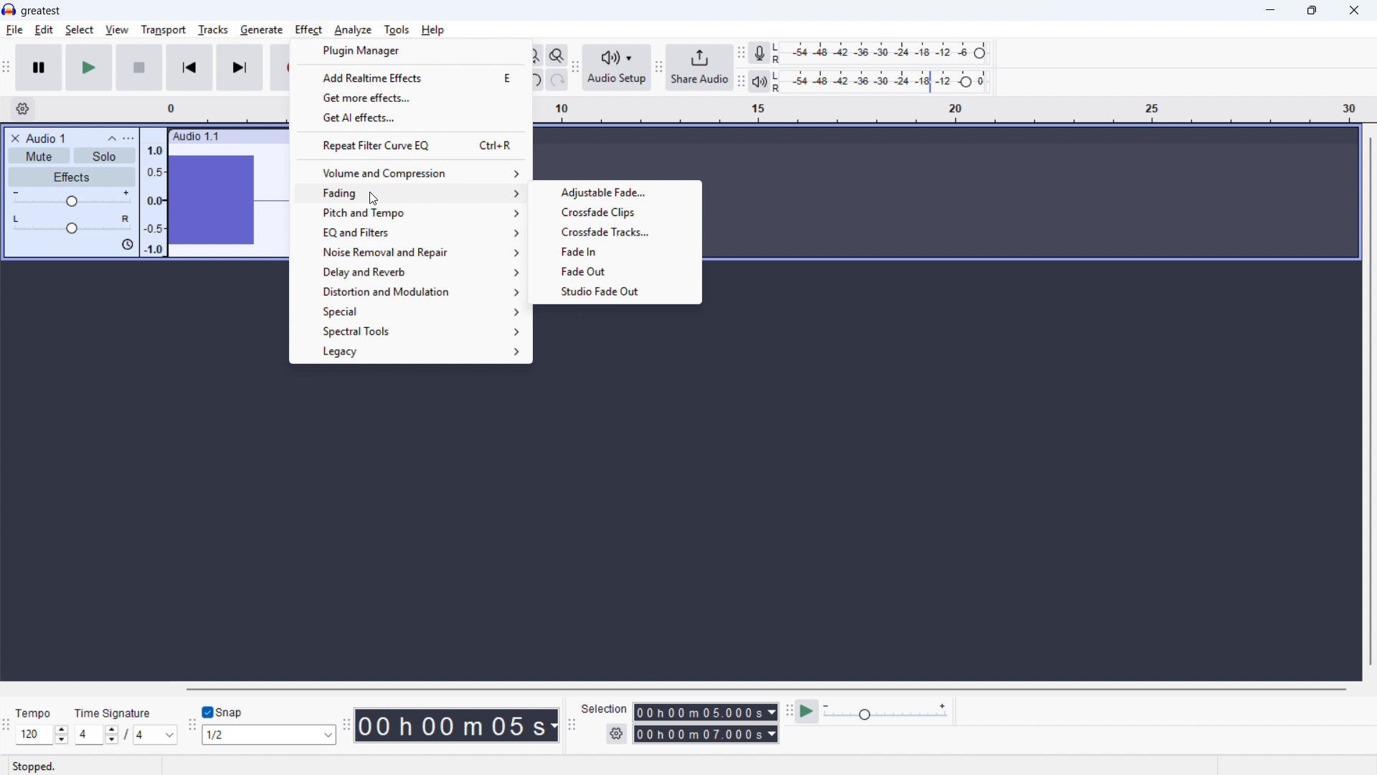  What do you see at coordinates (556, 80) in the screenshot?
I see `Redo ` at bounding box center [556, 80].